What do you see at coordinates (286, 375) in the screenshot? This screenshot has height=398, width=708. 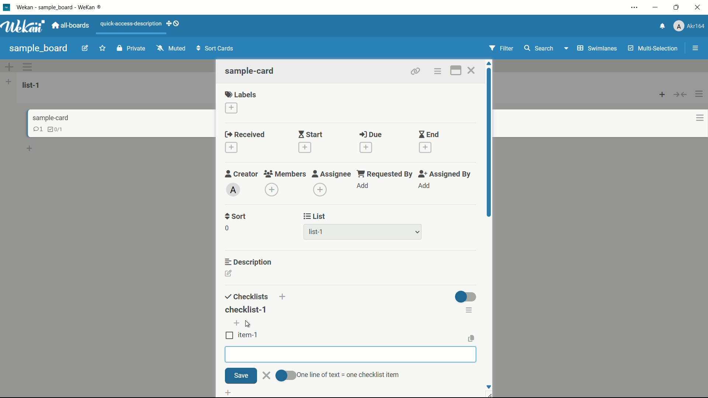 I see `toggle button` at bounding box center [286, 375].